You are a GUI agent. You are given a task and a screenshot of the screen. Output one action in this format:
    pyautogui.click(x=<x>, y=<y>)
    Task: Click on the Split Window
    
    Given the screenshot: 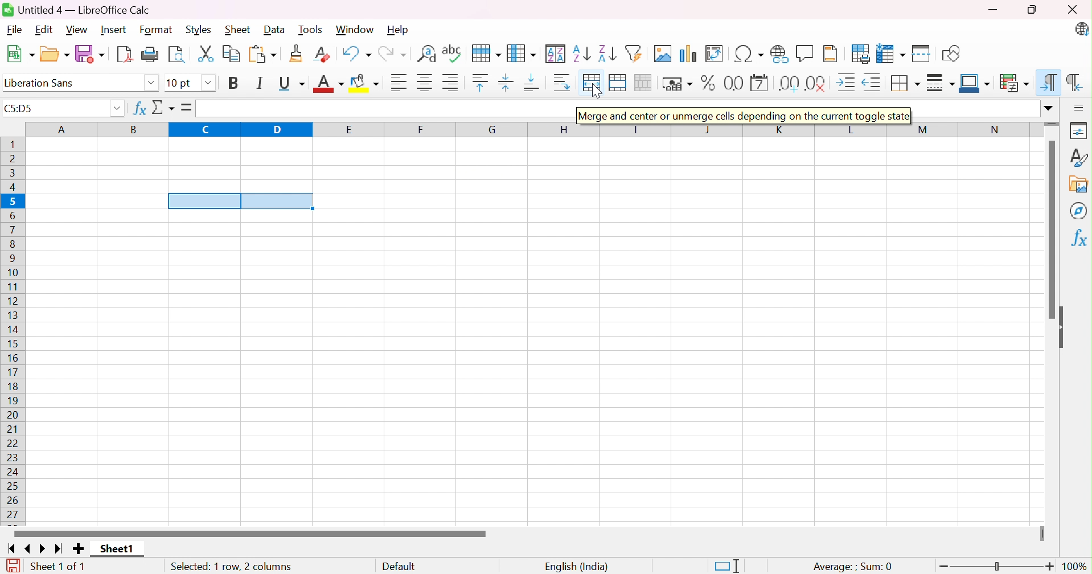 What is the action you would take?
    pyautogui.click(x=922, y=53)
    